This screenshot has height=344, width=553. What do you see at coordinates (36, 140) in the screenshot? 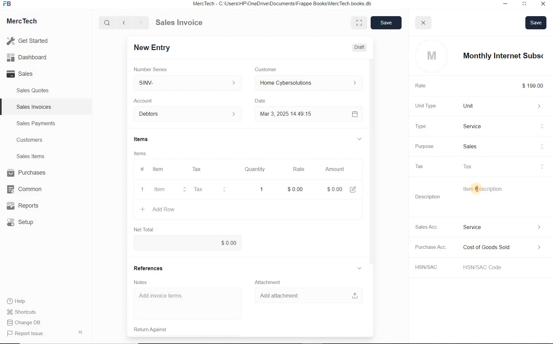
I see `Customers` at bounding box center [36, 140].